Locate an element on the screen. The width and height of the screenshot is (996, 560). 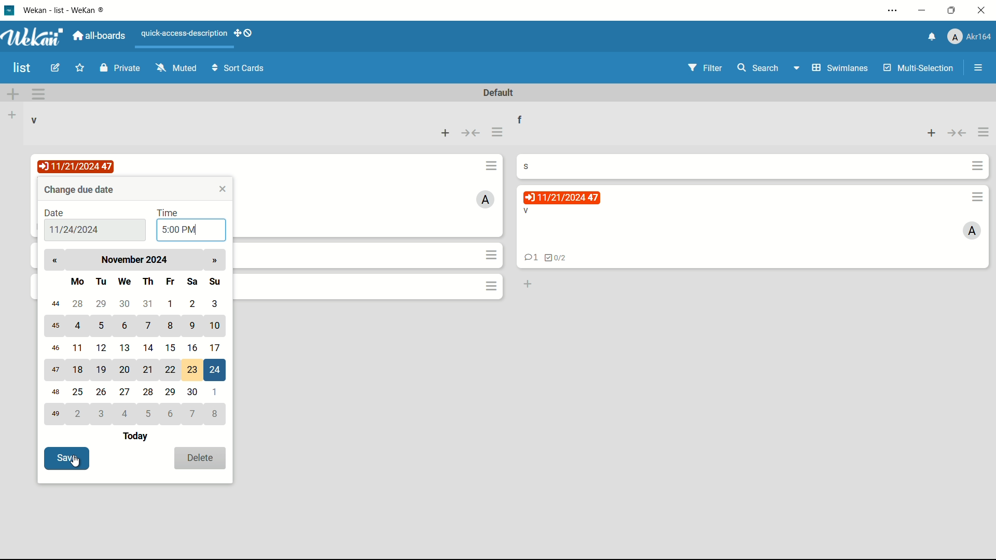
profile is located at coordinates (971, 37).